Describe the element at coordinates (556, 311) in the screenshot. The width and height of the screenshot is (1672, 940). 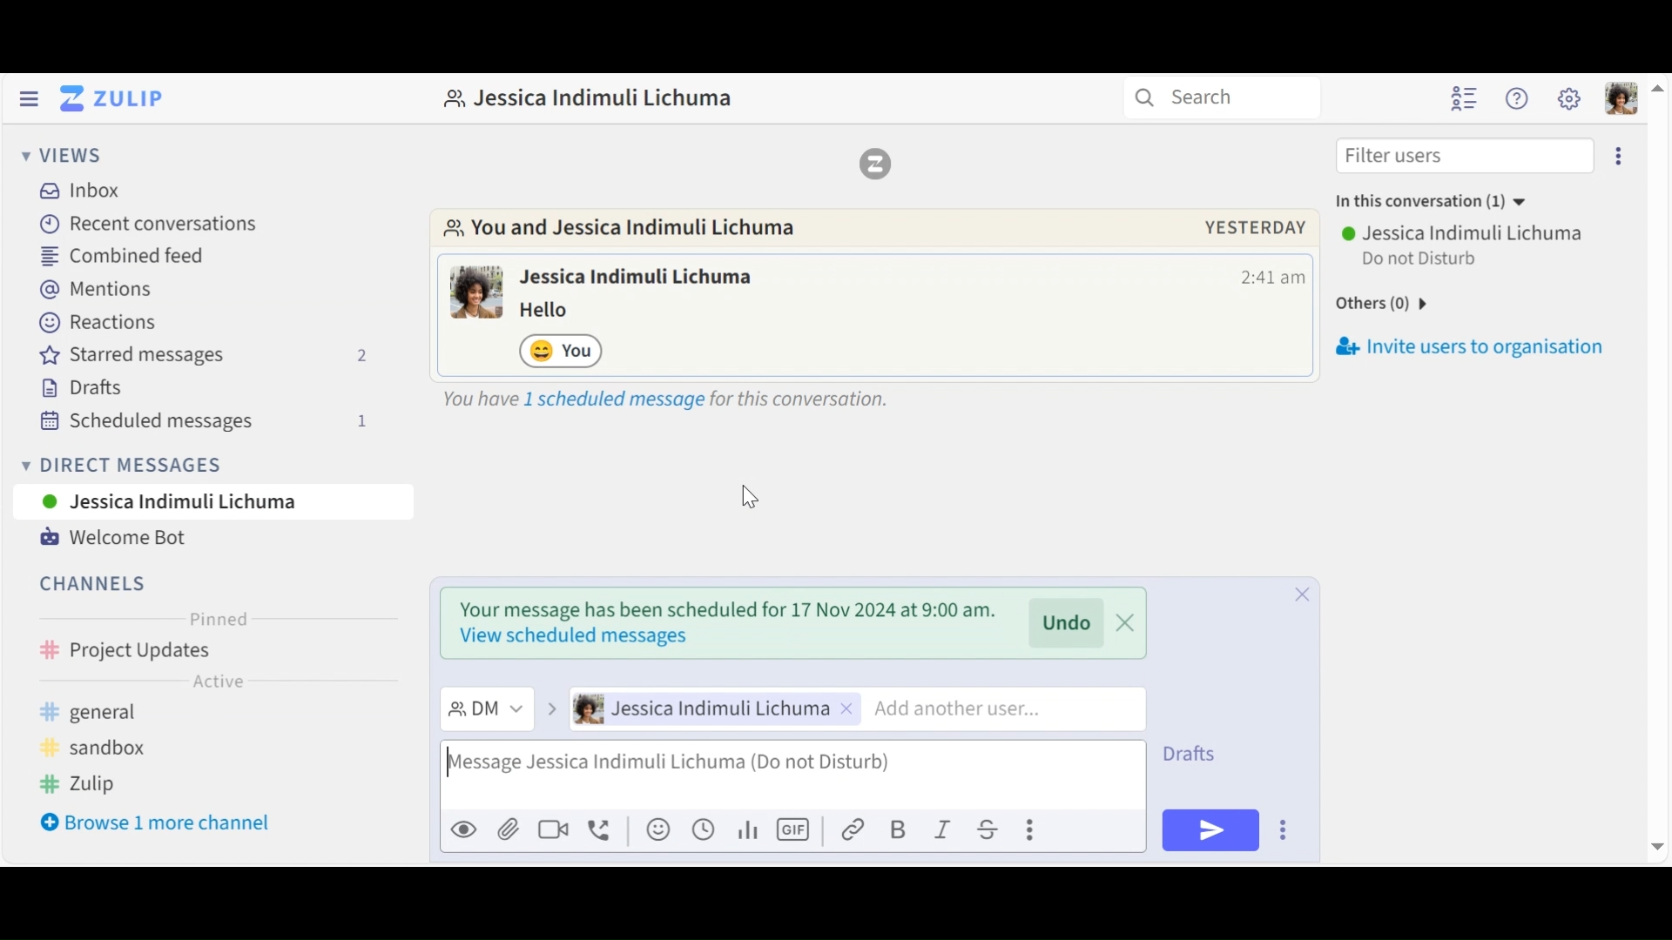
I see `Messages` at that location.